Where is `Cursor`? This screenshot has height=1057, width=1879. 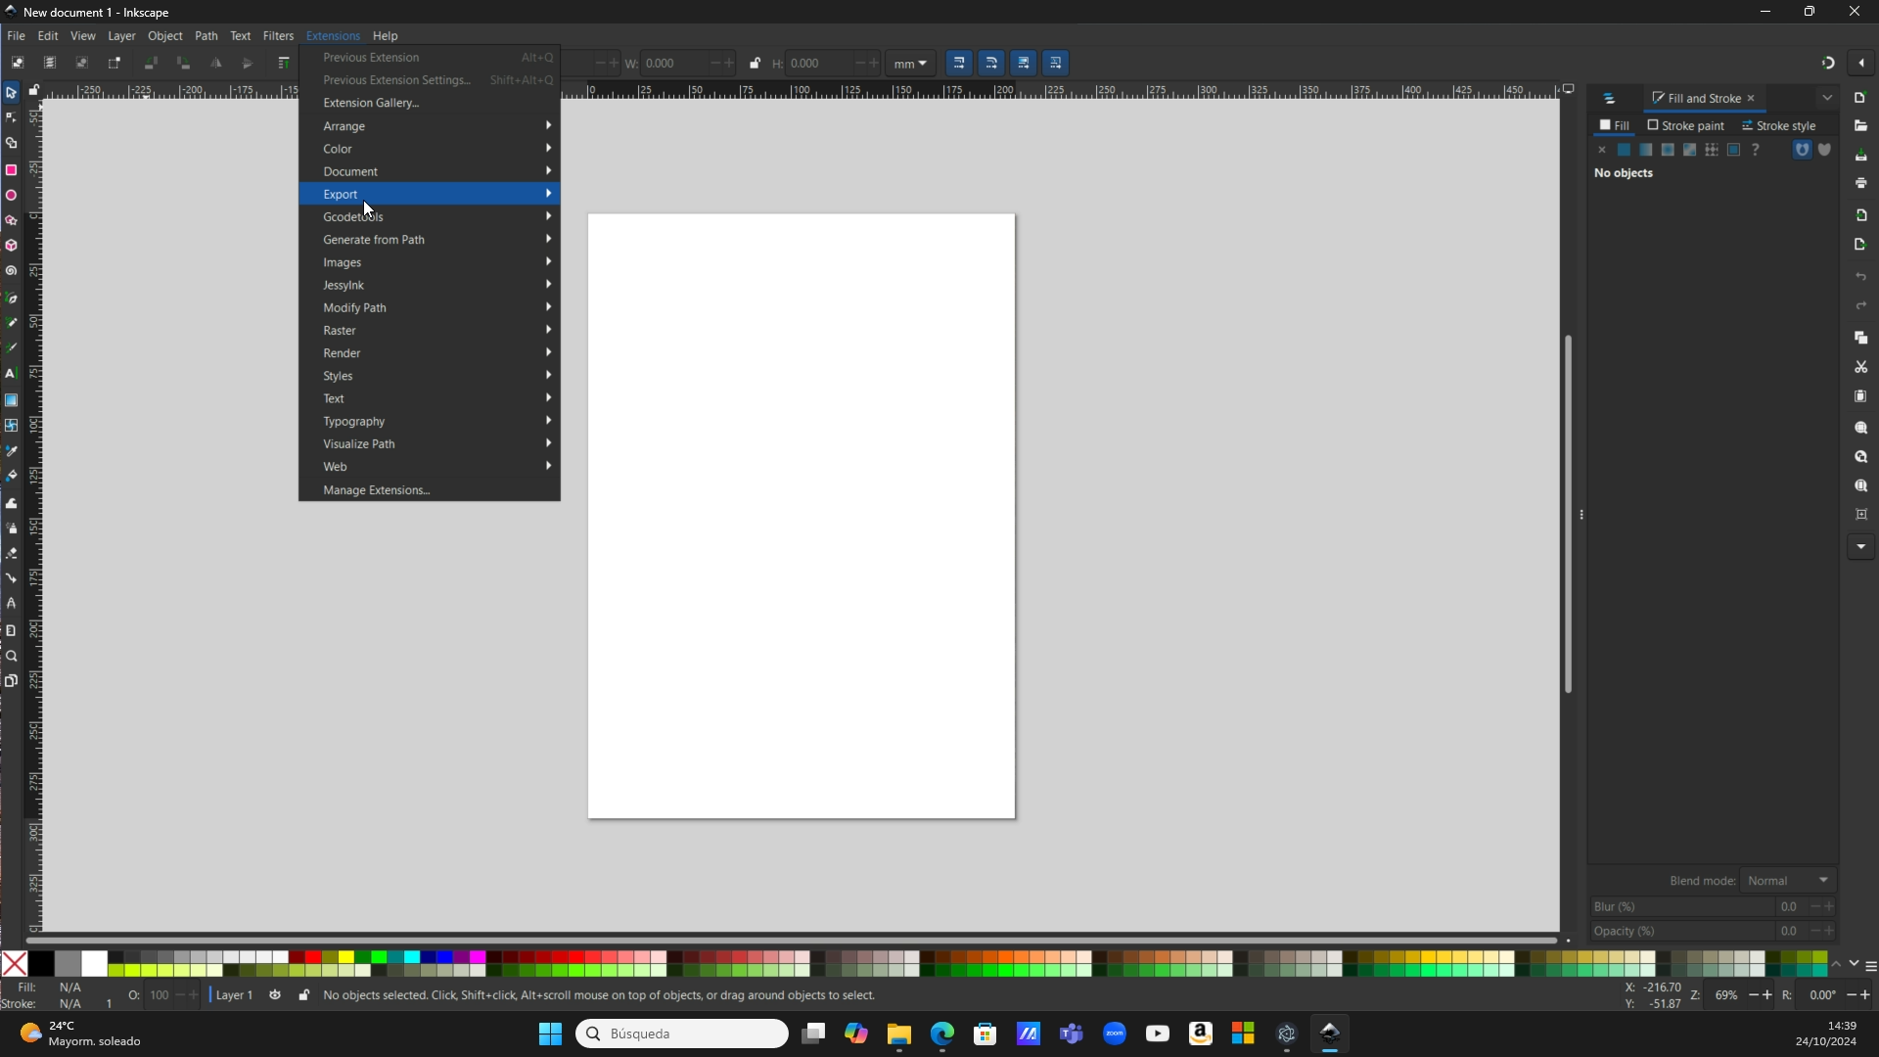 Cursor is located at coordinates (366, 211).